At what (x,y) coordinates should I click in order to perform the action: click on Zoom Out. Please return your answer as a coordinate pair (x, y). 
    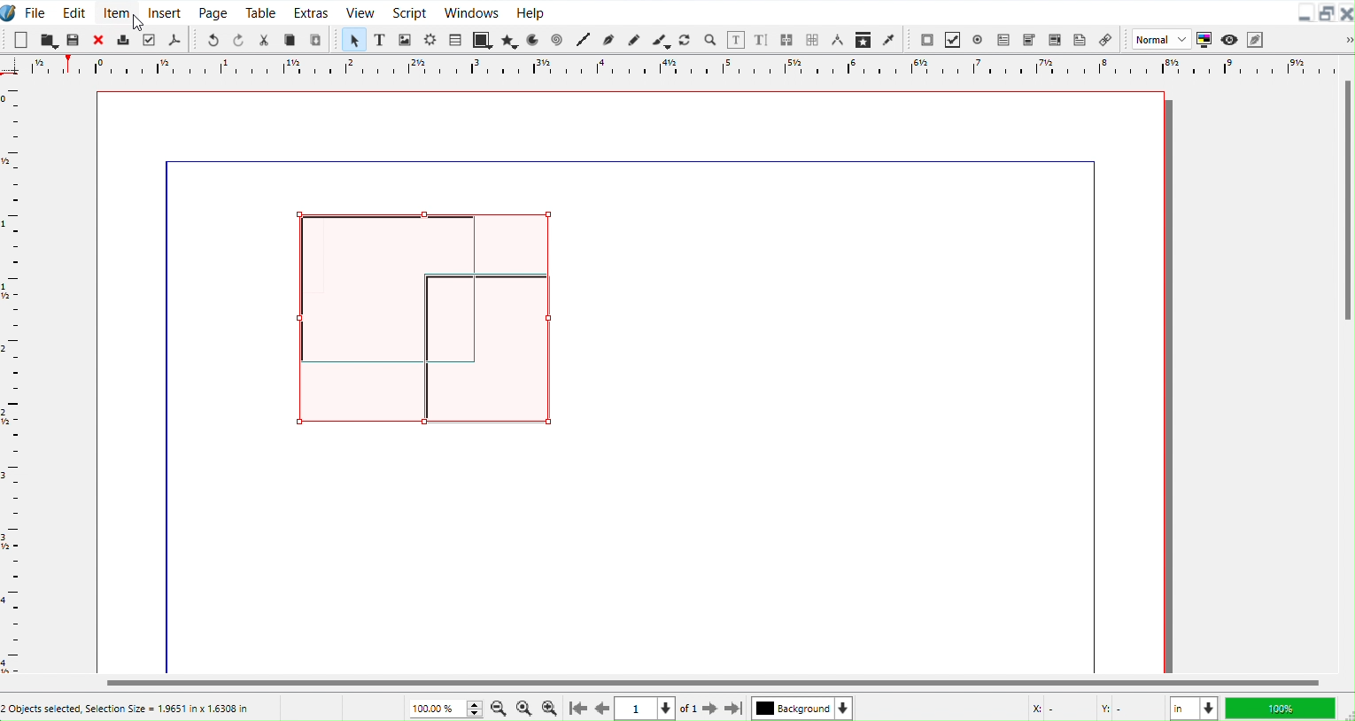
    Looking at the image, I should click on (499, 708).